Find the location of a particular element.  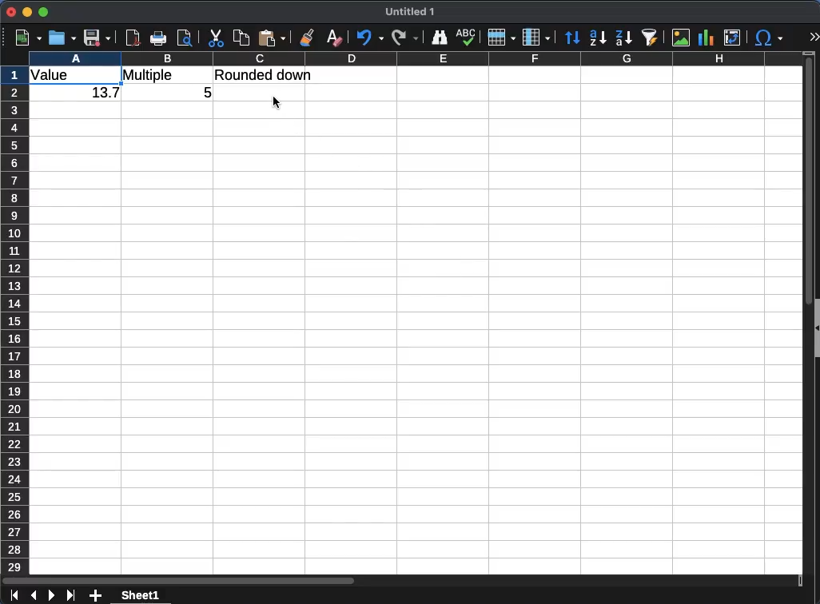

scroll is located at coordinates (802, 320).